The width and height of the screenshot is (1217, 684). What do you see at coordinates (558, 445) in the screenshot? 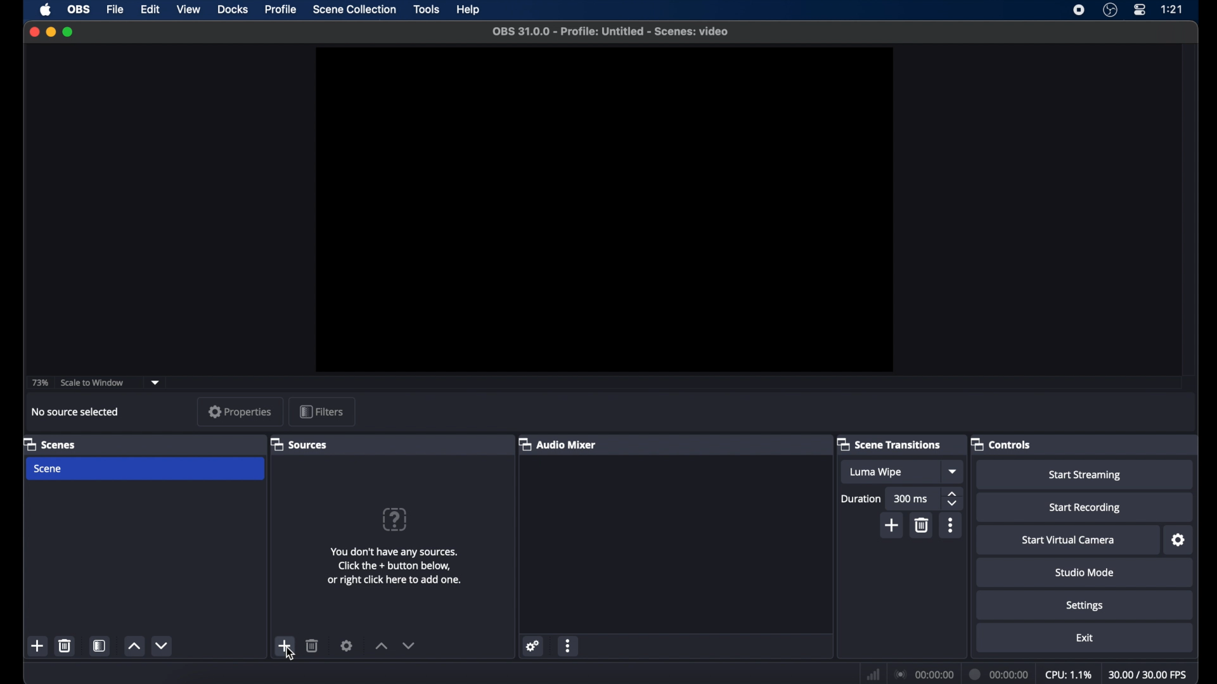
I see `audio mixer` at bounding box center [558, 445].